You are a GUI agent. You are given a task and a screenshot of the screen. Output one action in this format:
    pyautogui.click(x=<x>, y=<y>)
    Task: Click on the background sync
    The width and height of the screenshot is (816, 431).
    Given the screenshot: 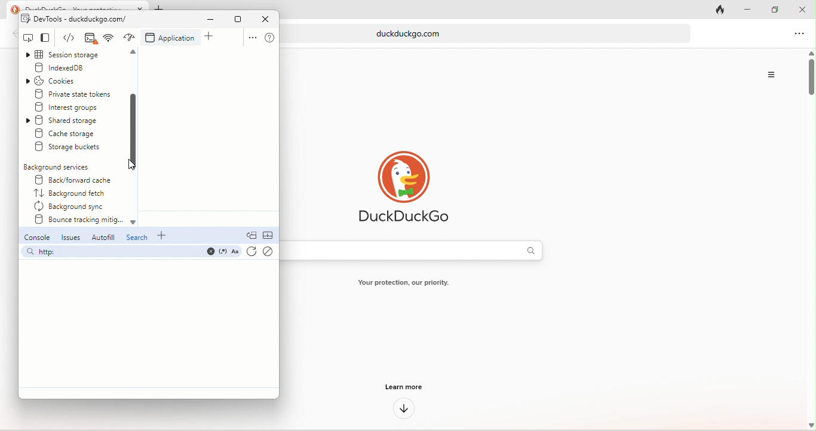 What is the action you would take?
    pyautogui.click(x=72, y=207)
    